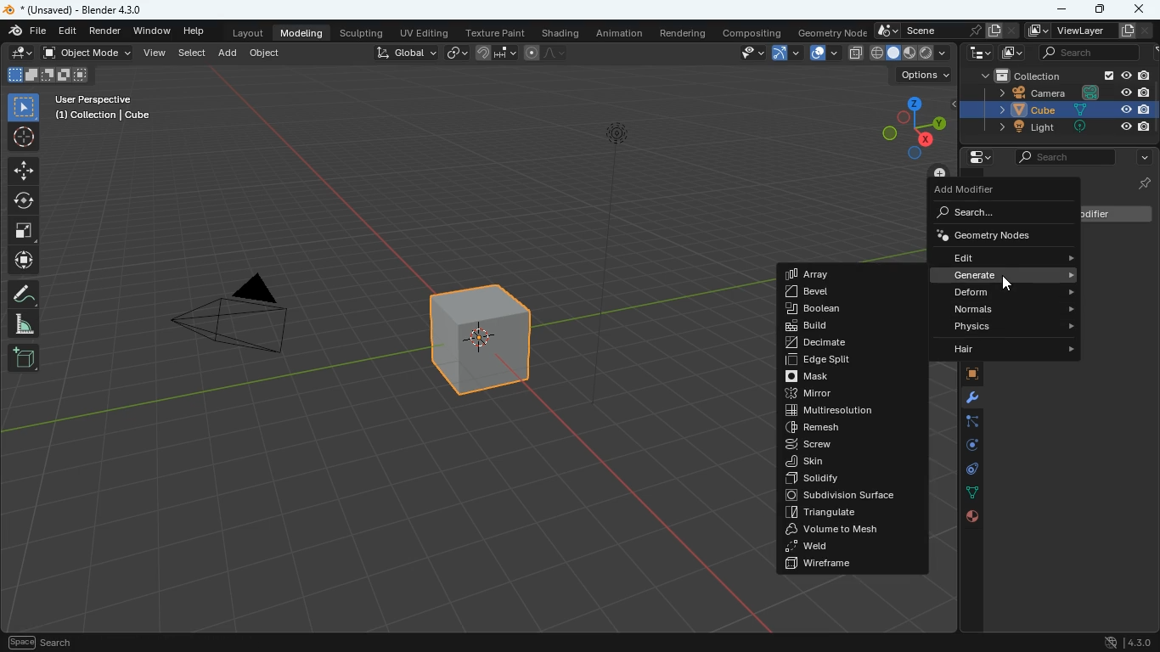 Image resolution: width=1160 pixels, height=652 pixels. Describe the element at coordinates (1011, 293) in the screenshot. I see `deform` at that location.